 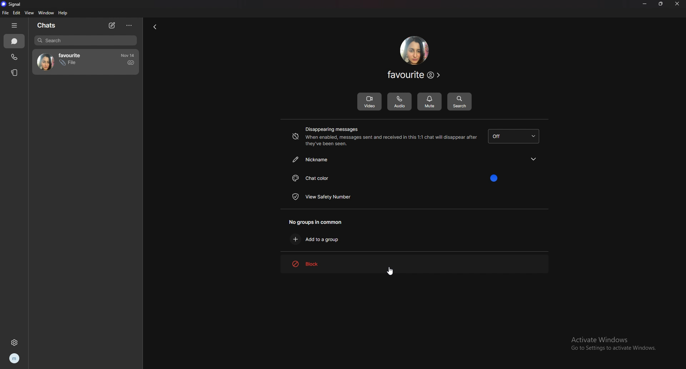 I want to click on edit, so click(x=16, y=13).